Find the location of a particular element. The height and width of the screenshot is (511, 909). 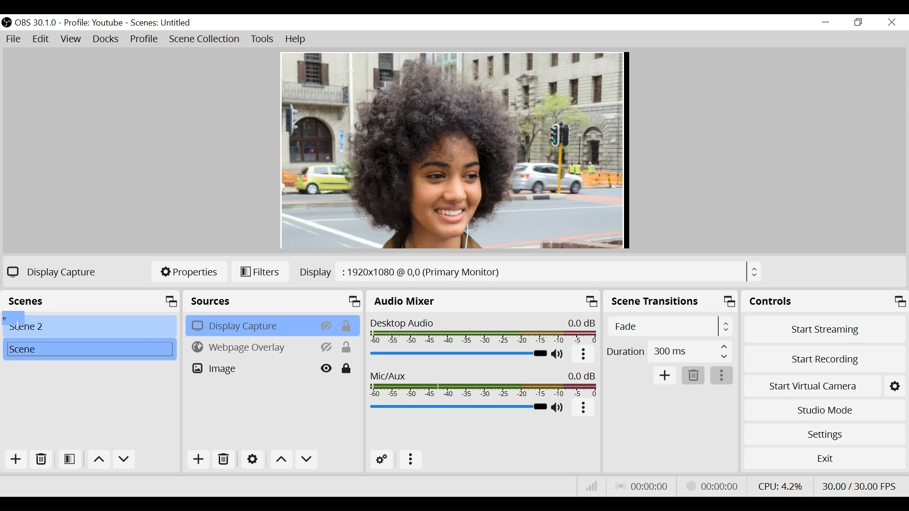

Desktop Audio is located at coordinates (485, 329).